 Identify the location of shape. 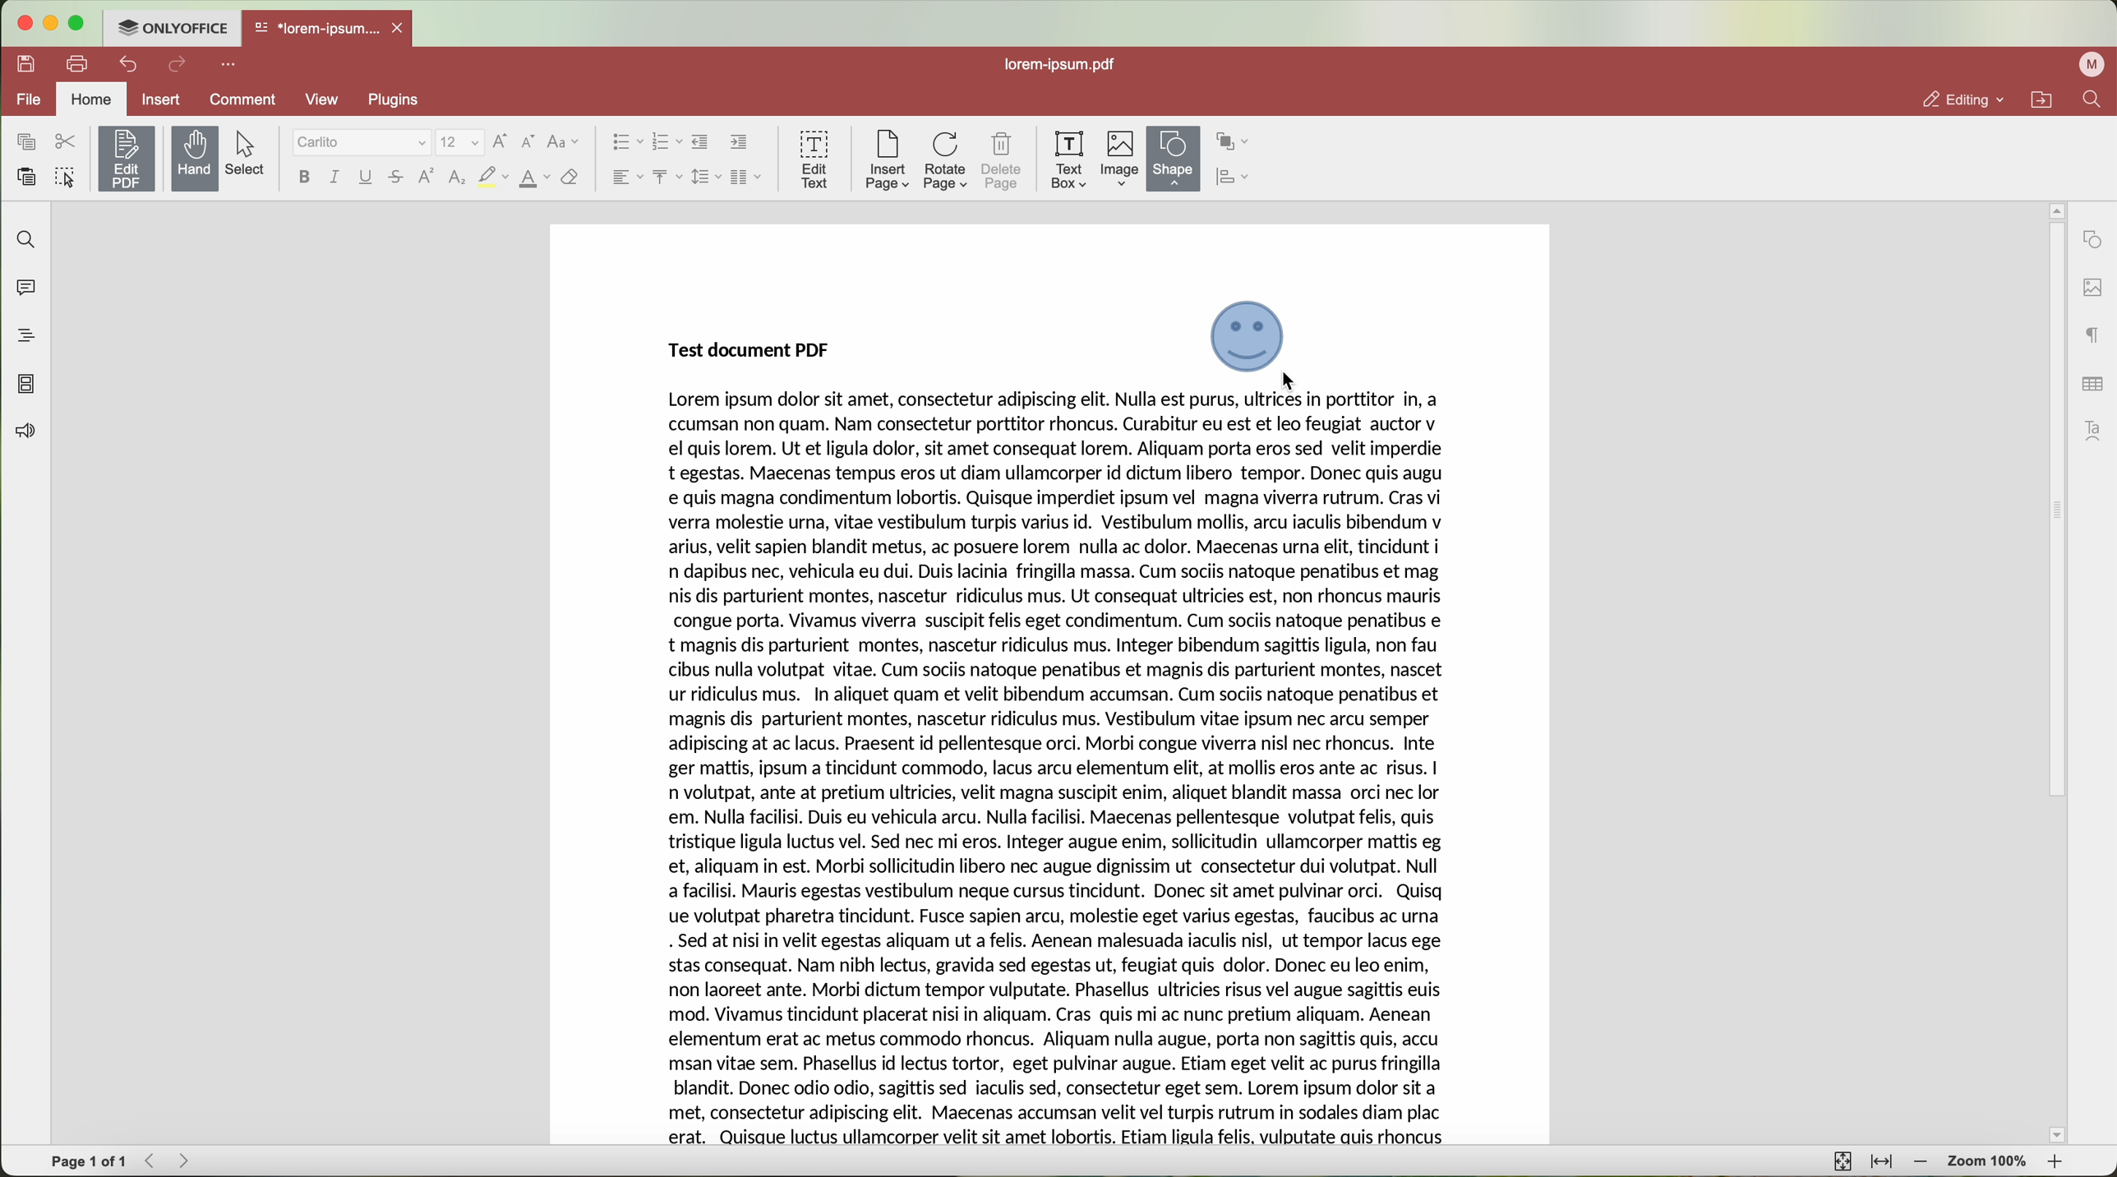
(1173, 158).